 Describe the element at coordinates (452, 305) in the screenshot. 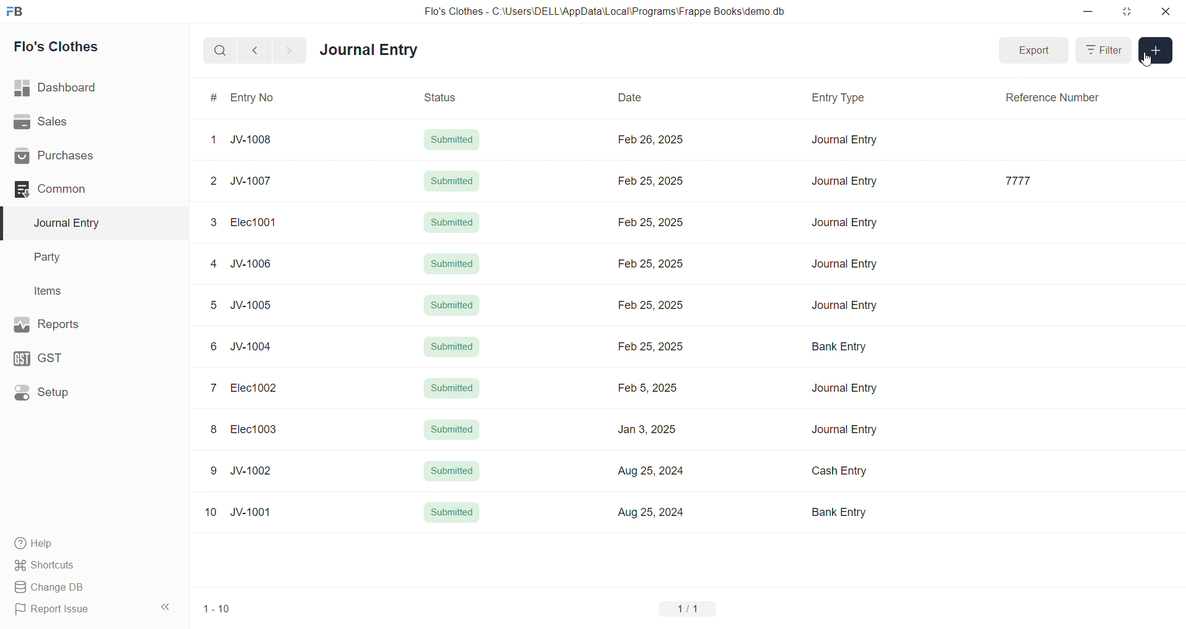

I see `Submitted` at that location.